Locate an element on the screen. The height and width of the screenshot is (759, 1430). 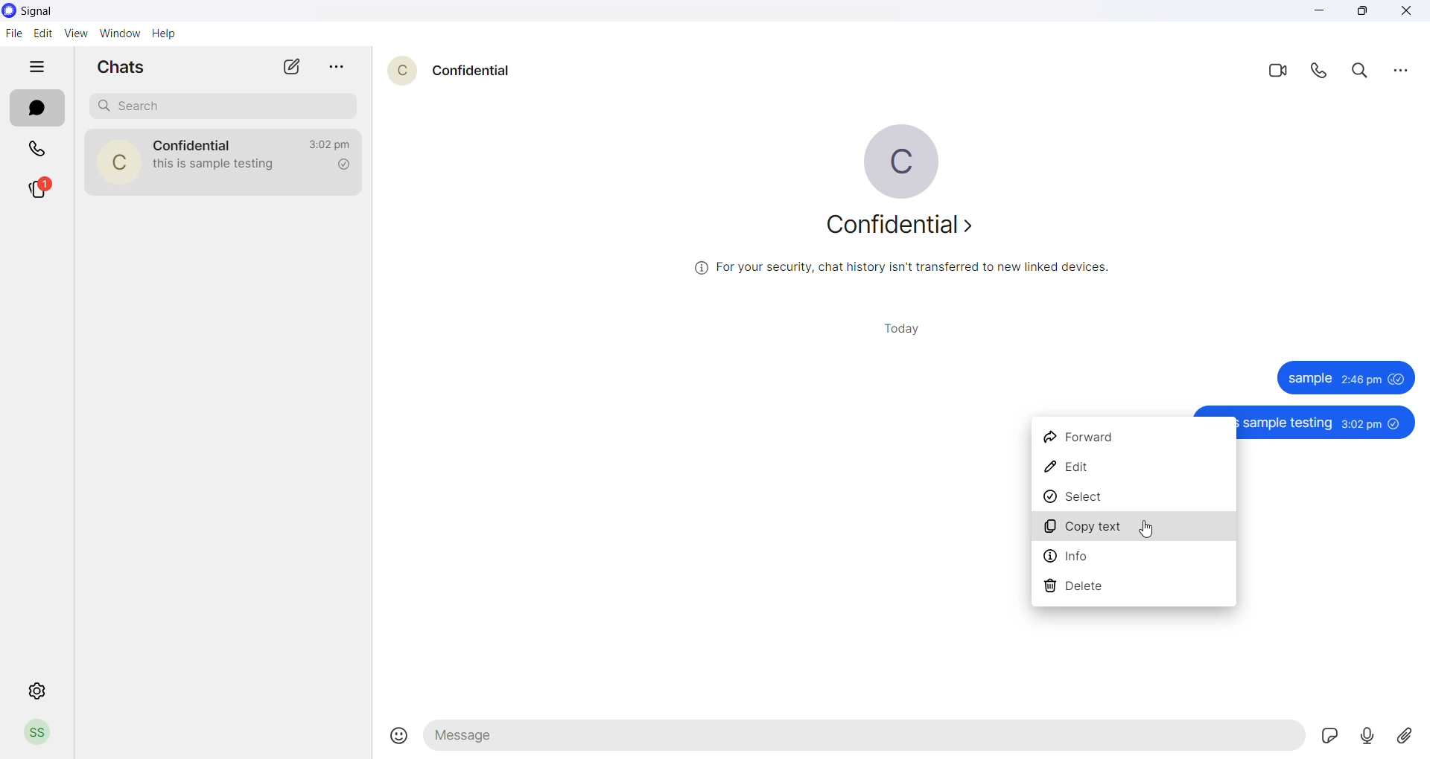
read recipient  is located at coordinates (341, 166).